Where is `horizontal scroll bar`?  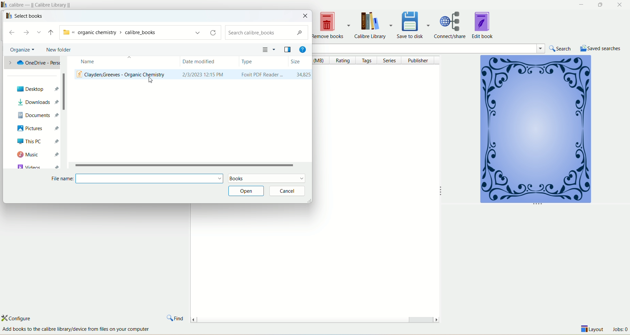 horizontal scroll bar is located at coordinates (191, 165).